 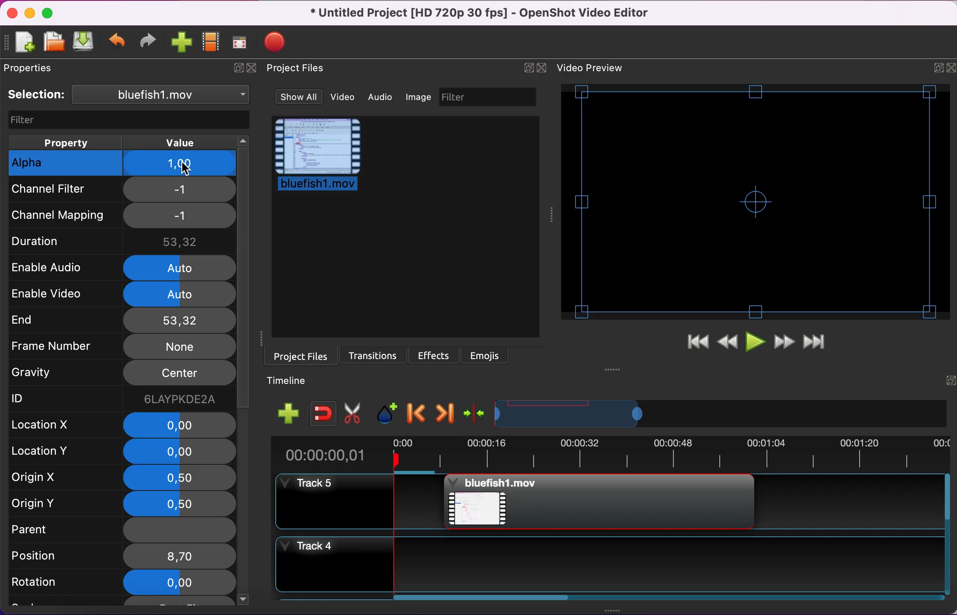 What do you see at coordinates (848, 502) in the screenshot?
I see `Track 5` at bounding box center [848, 502].